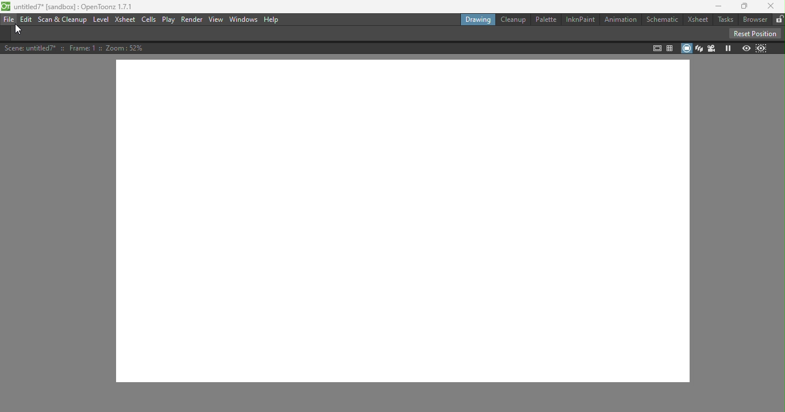 This screenshot has height=412, width=785. What do you see at coordinates (745, 48) in the screenshot?
I see `Preview` at bounding box center [745, 48].